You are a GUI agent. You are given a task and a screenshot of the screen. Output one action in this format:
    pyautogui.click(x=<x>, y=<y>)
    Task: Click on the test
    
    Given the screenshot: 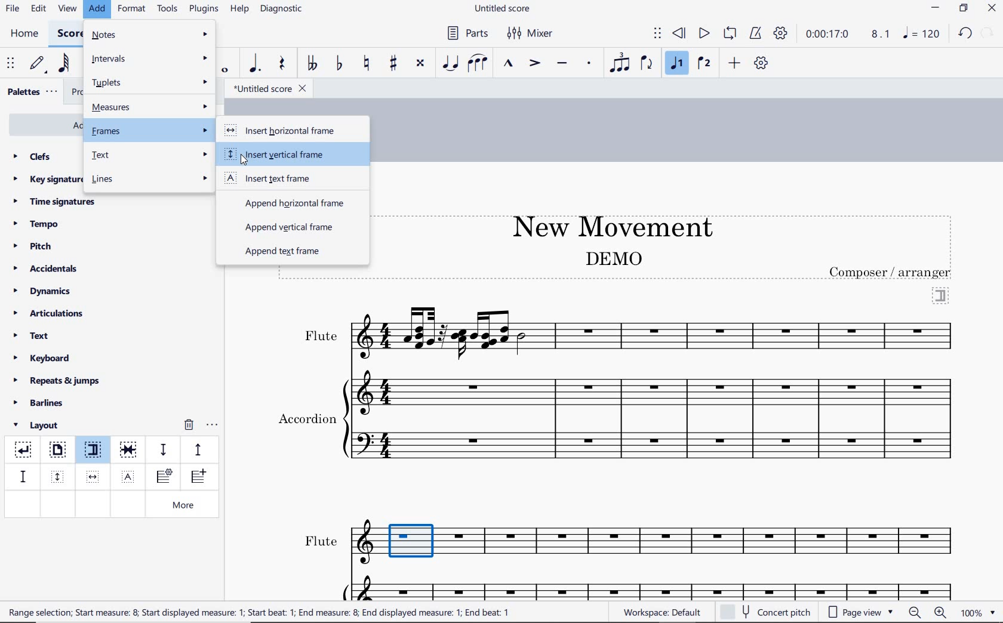 What is the action you would take?
    pyautogui.click(x=150, y=156)
    